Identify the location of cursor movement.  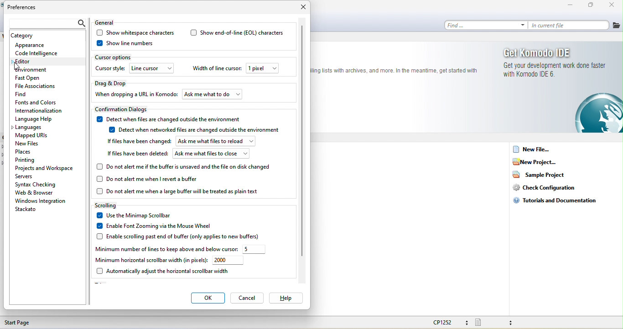
(17, 65).